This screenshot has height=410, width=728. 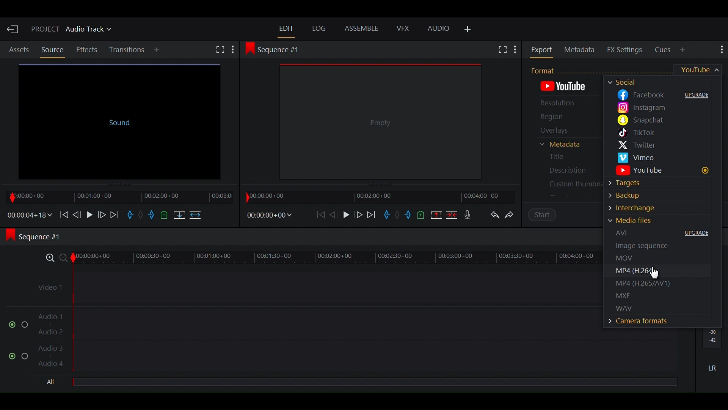 I want to click on Vimeo, so click(x=662, y=159).